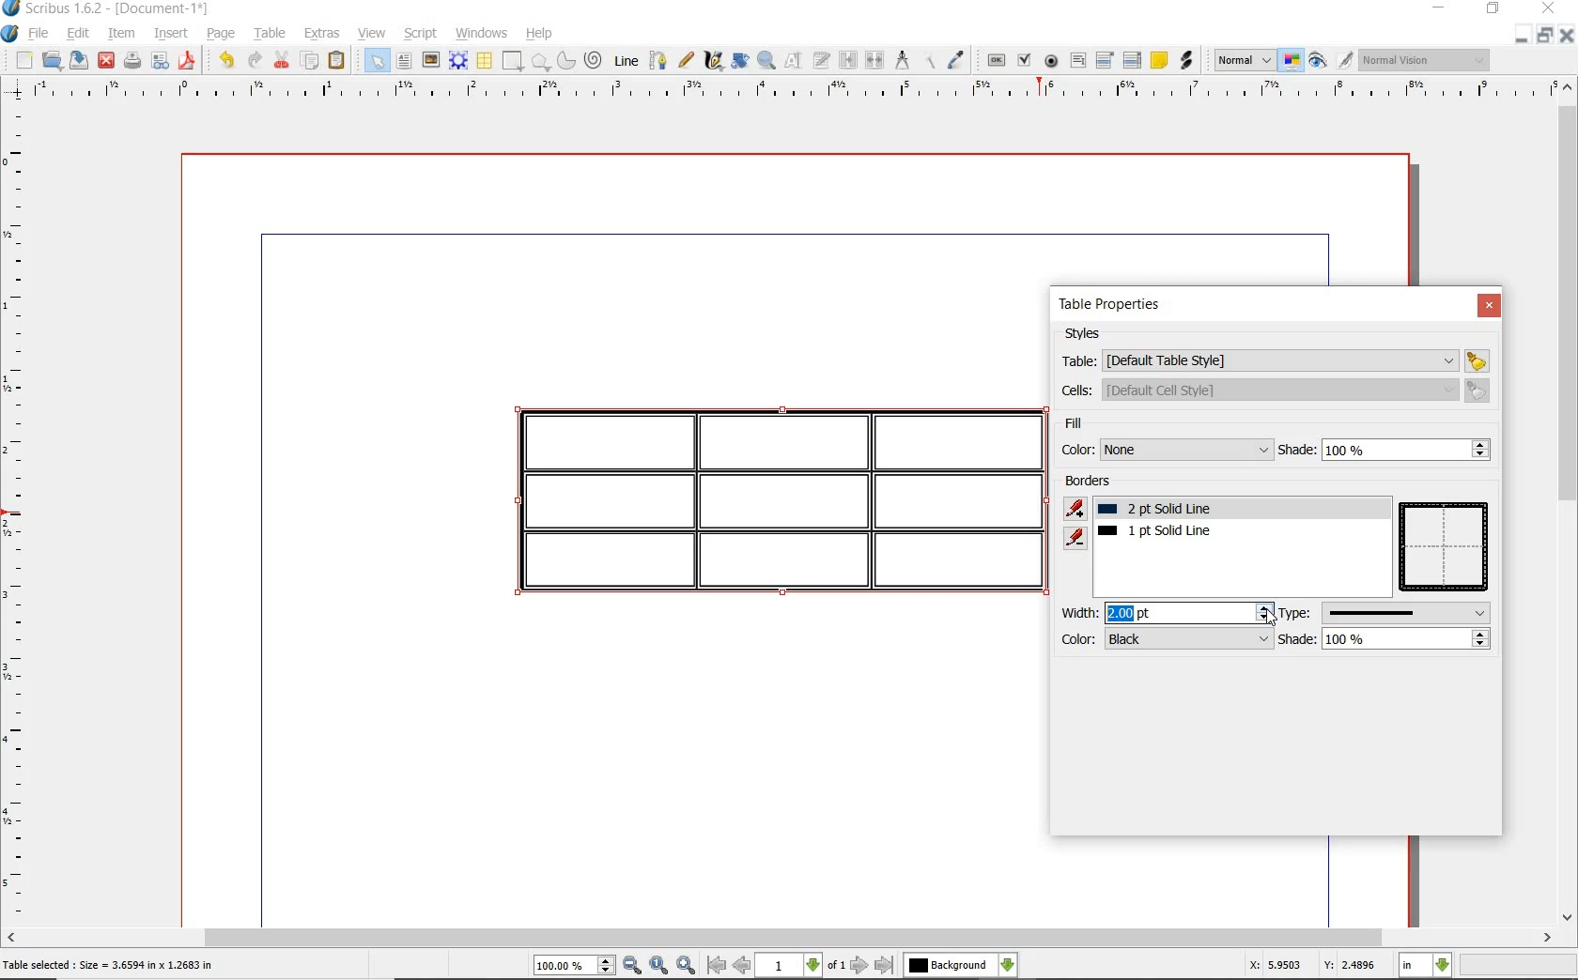 This screenshot has width=1578, height=980. I want to click on text frame, so click(404, 61).